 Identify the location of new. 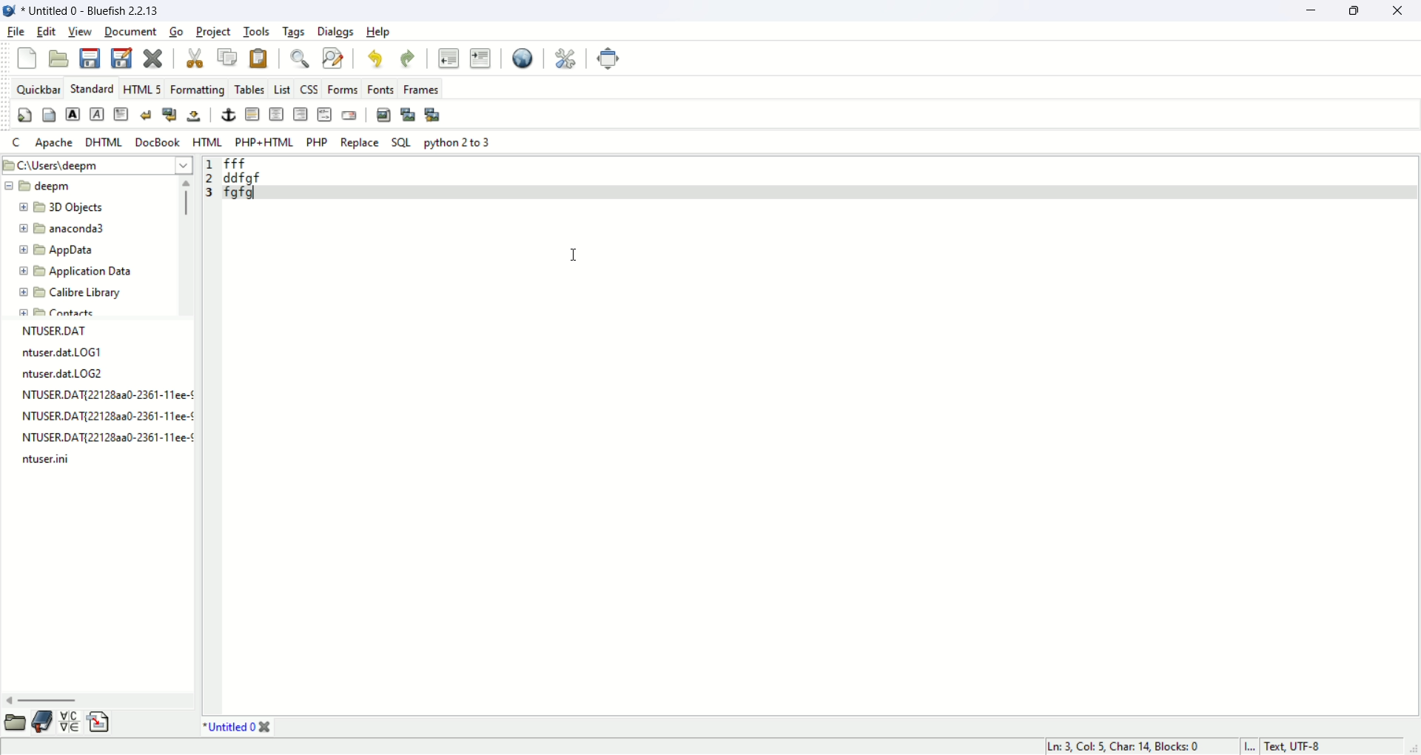
(27, 57).